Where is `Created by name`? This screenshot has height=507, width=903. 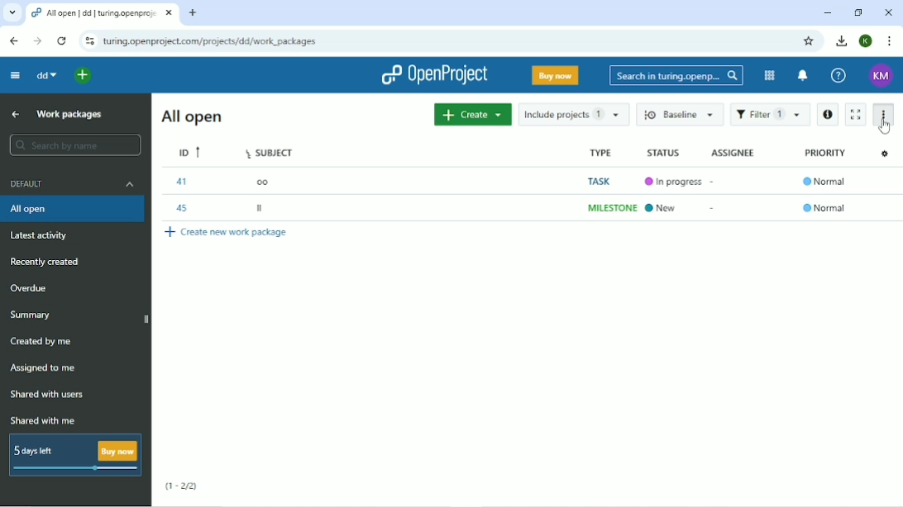 Created by name is located at coordinates (42, 341).